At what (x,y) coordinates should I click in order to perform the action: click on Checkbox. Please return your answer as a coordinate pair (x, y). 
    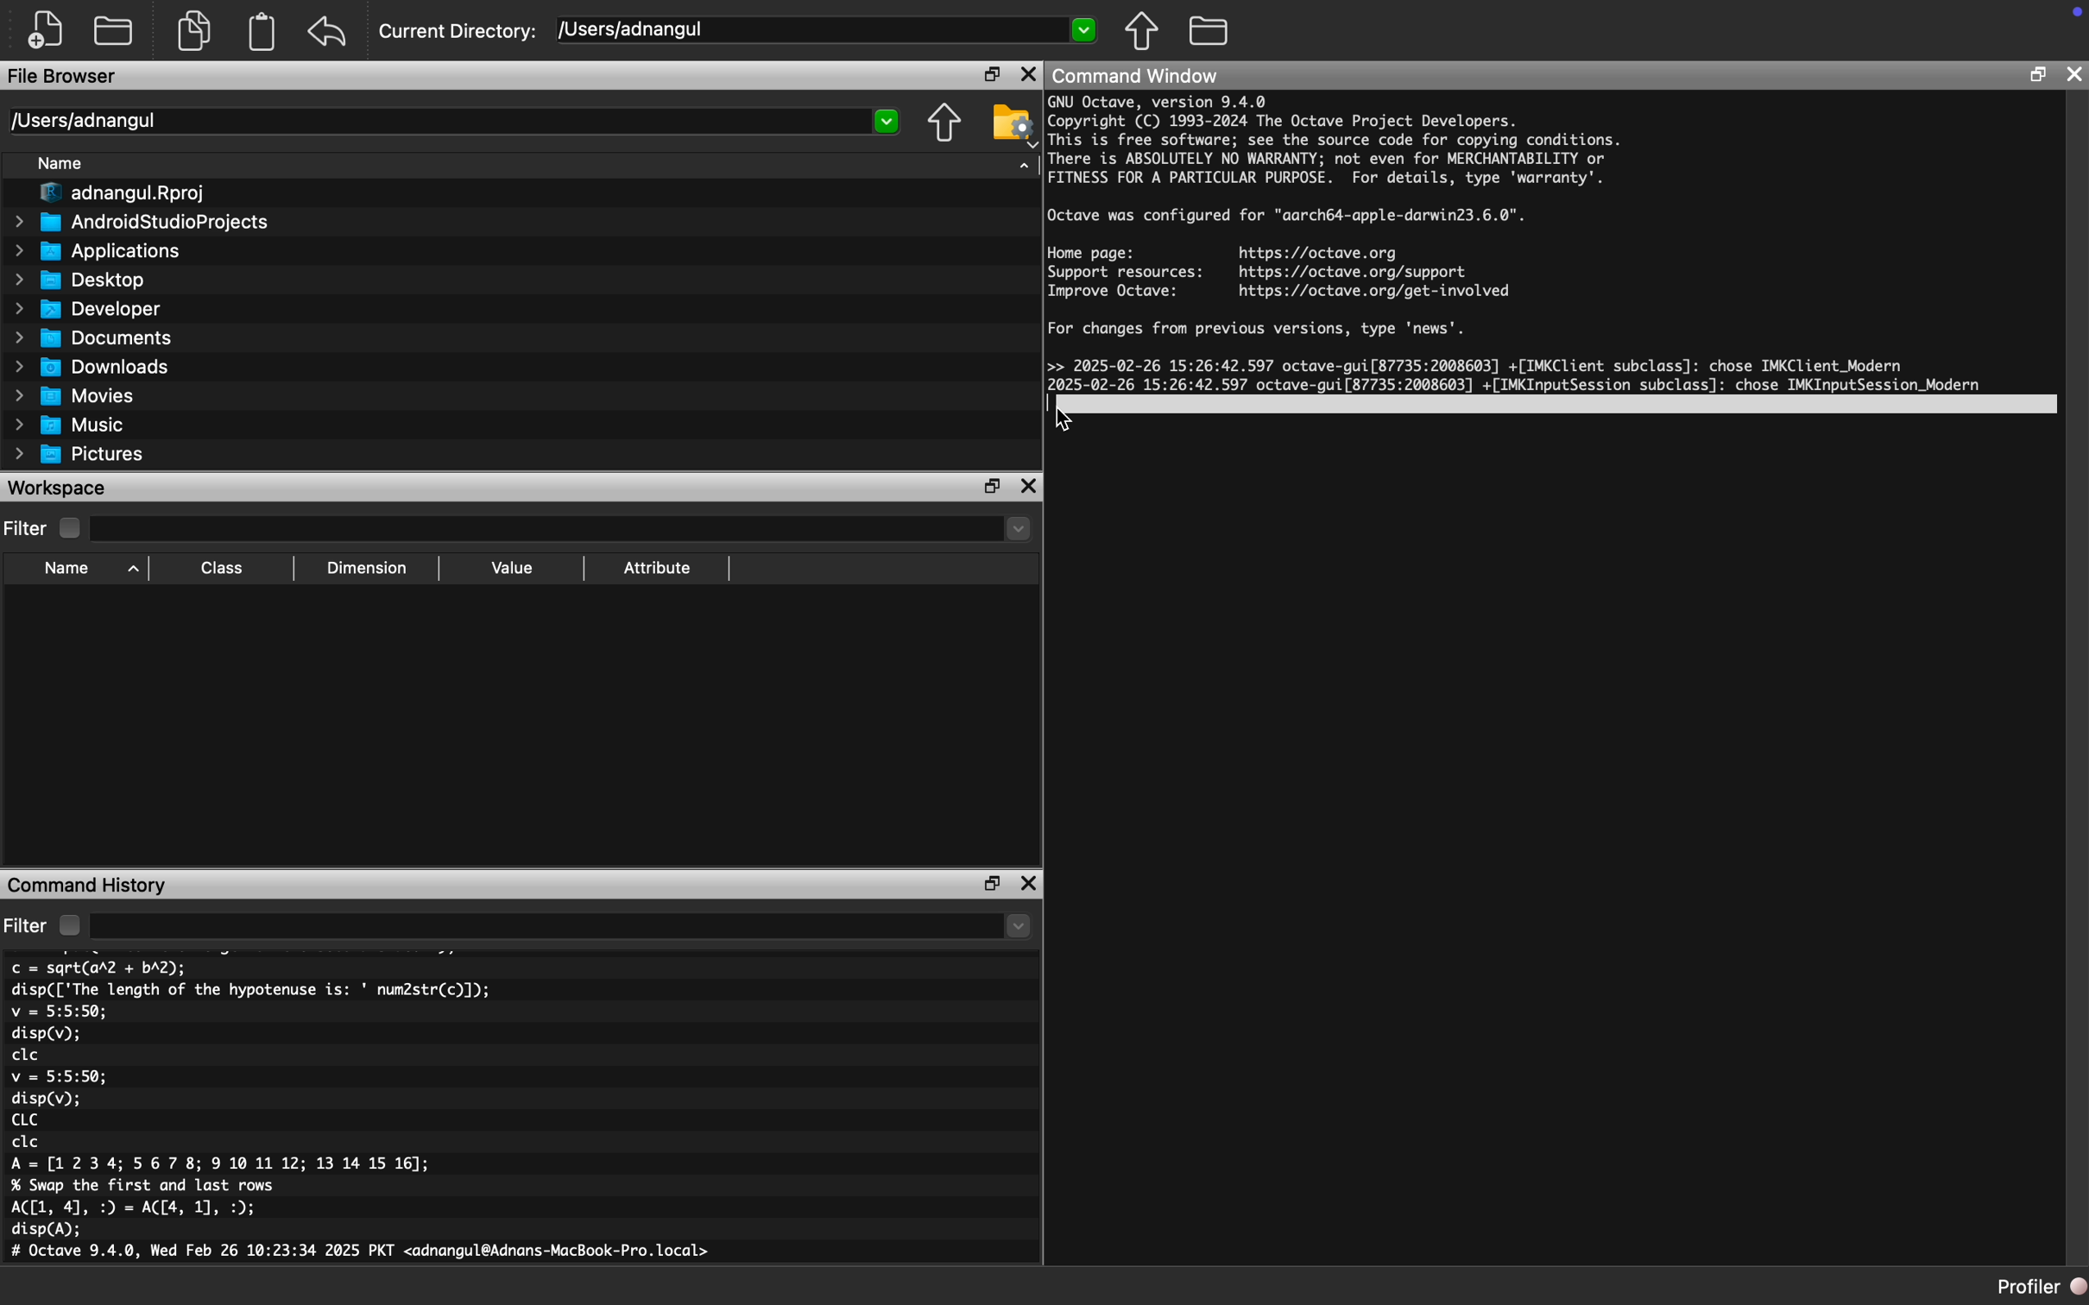
    Looking at the image, I should click on (69, 925).